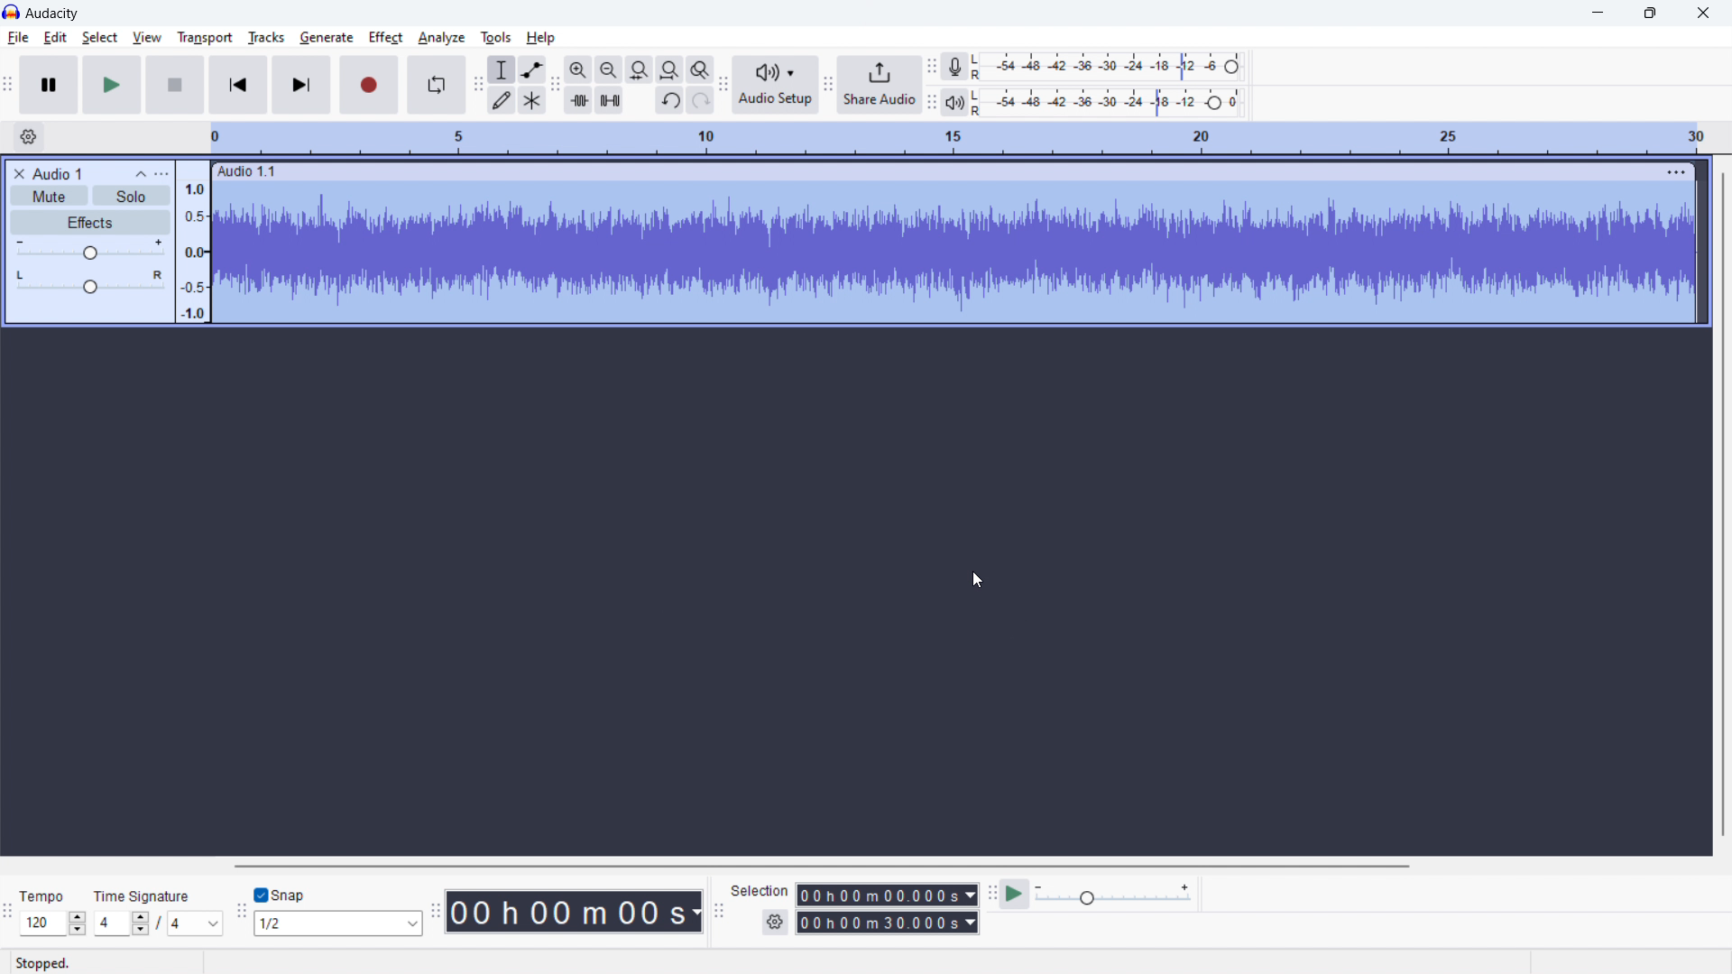  Describe the element at coordinates (368, 86) in the screenshot. I see `record` at that location.